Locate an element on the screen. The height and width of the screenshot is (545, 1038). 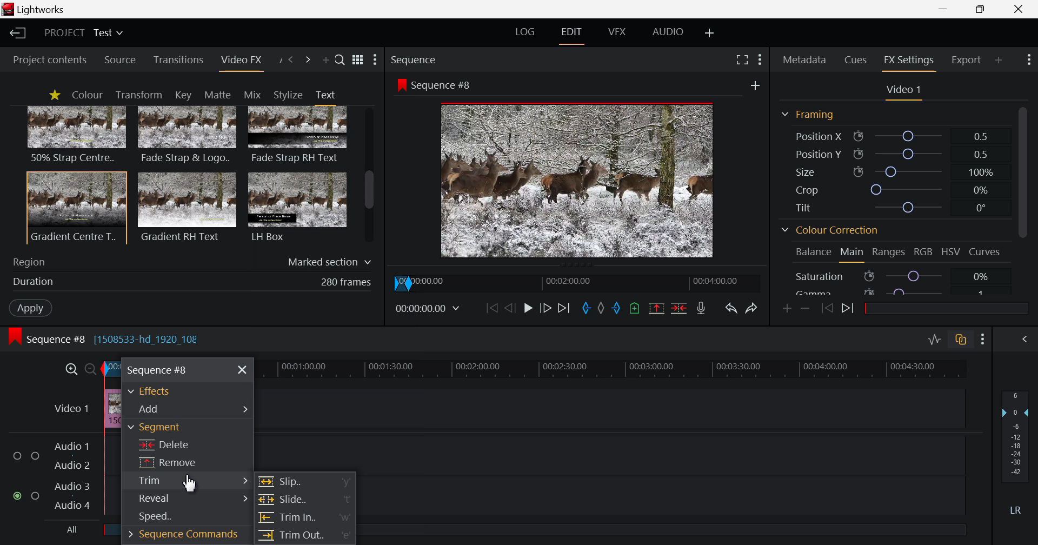
Go Forward is located at coordinates (544, 307).